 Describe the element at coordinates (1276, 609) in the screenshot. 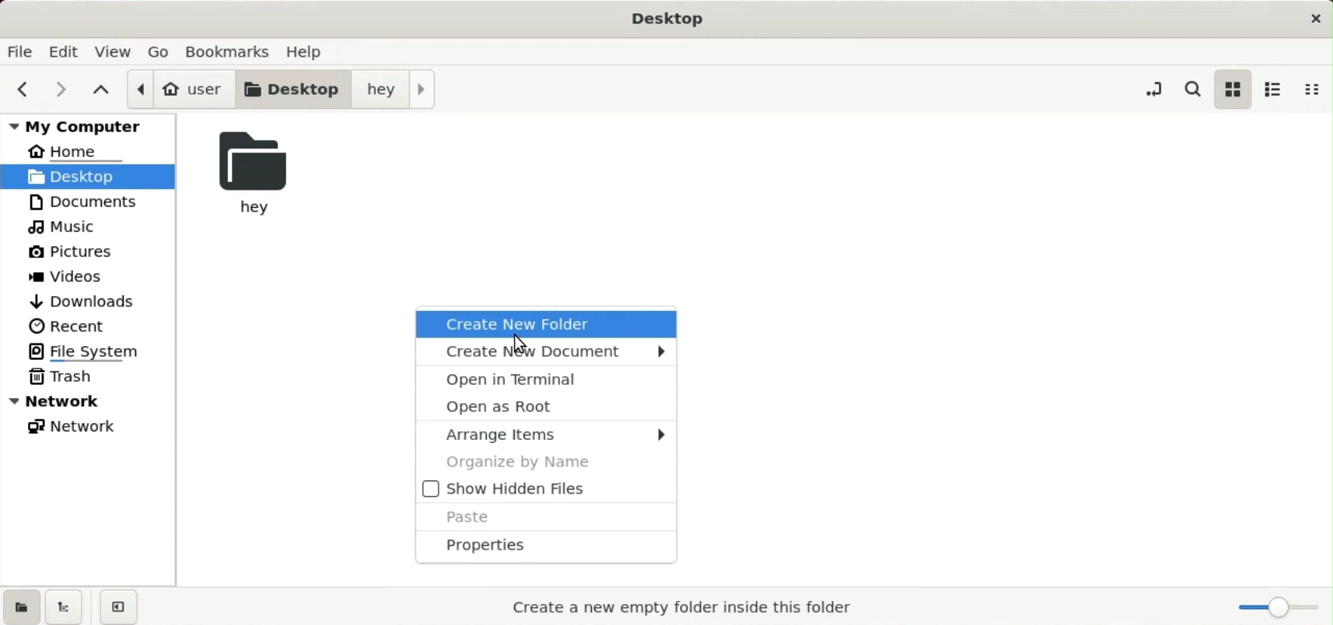

I see `zoom` at that location.